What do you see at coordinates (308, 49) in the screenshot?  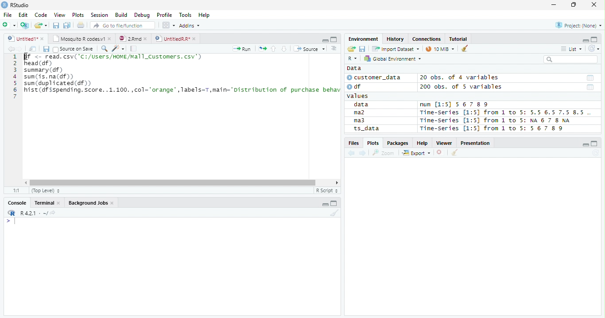 I see `Source` at bounding box center [308, 49].